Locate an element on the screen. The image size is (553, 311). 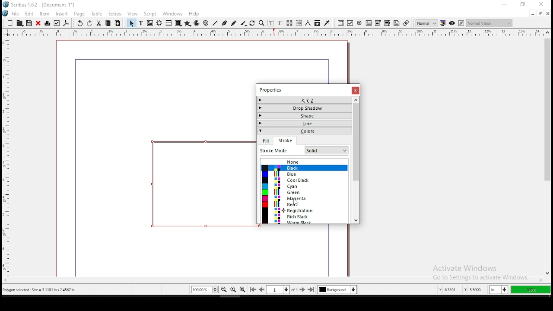
pdf list box is located at coordinates (378, 24).